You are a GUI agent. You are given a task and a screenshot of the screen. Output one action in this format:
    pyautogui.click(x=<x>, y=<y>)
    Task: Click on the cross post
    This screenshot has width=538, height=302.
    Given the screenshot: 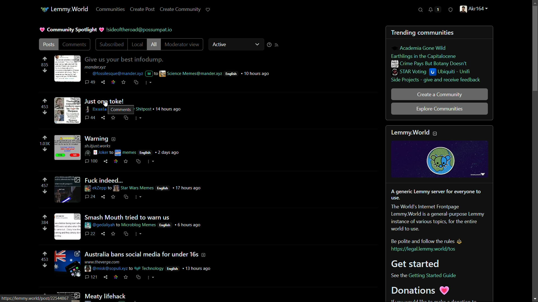 What is the action you would take?
    pyautogui.click(x=139, y=161)
    